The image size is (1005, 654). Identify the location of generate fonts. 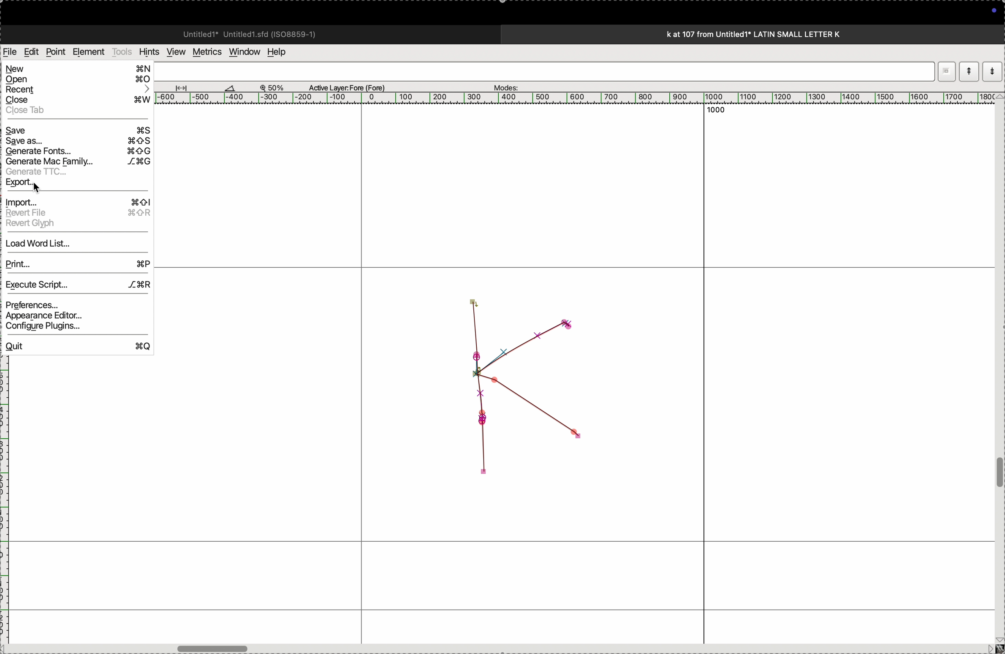
(77, 152).